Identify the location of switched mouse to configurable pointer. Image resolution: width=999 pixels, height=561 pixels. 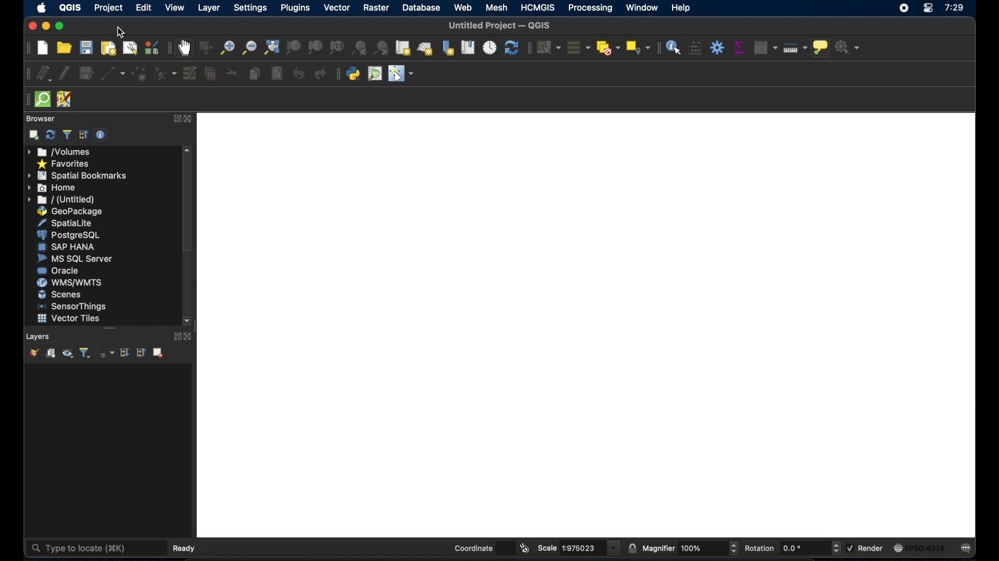
(402, 73).